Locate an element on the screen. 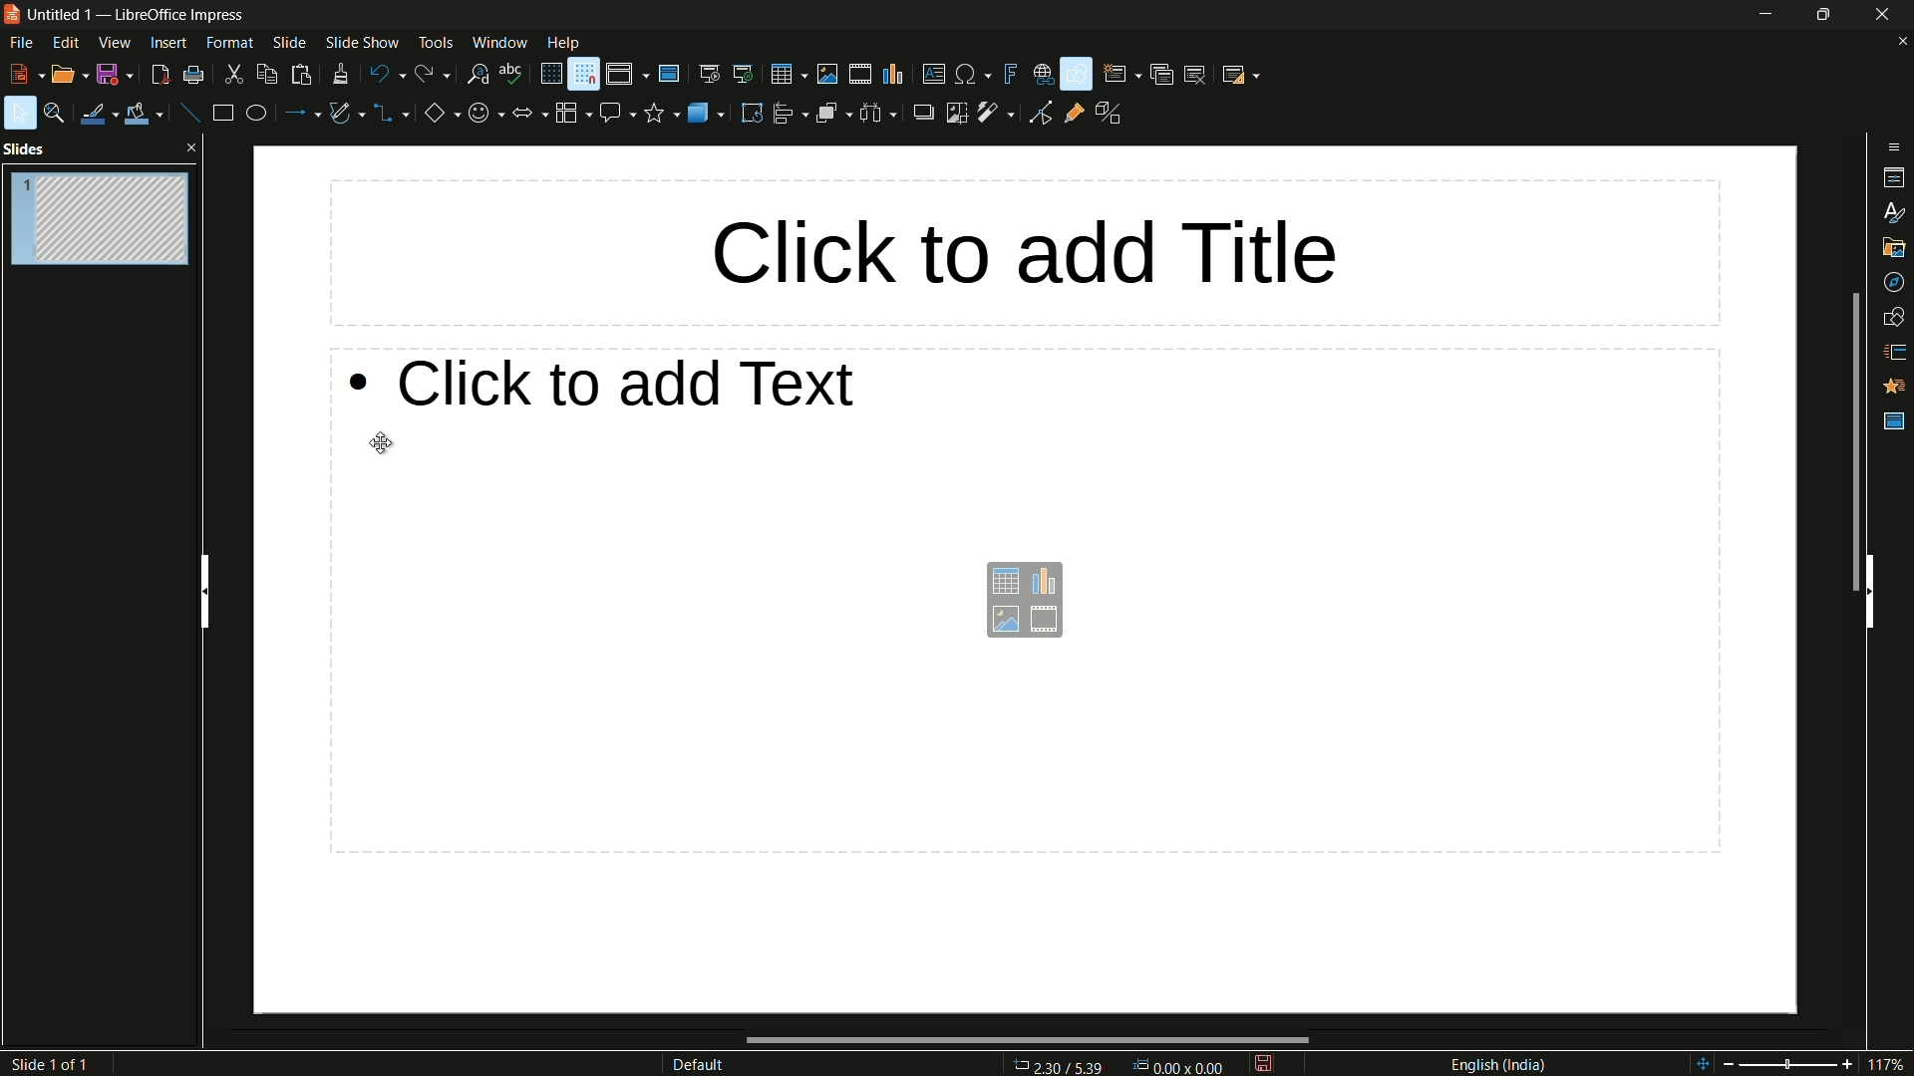 Image resolution: width=1914 pixels, height=1076 pixels. filter is located at coordinates (996, 113).